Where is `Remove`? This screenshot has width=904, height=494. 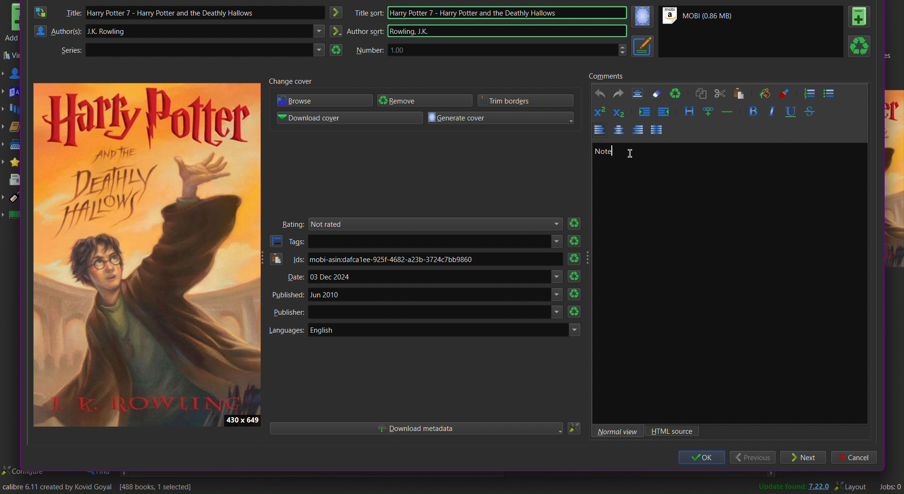
Remove is located at coordinates (427, 101).